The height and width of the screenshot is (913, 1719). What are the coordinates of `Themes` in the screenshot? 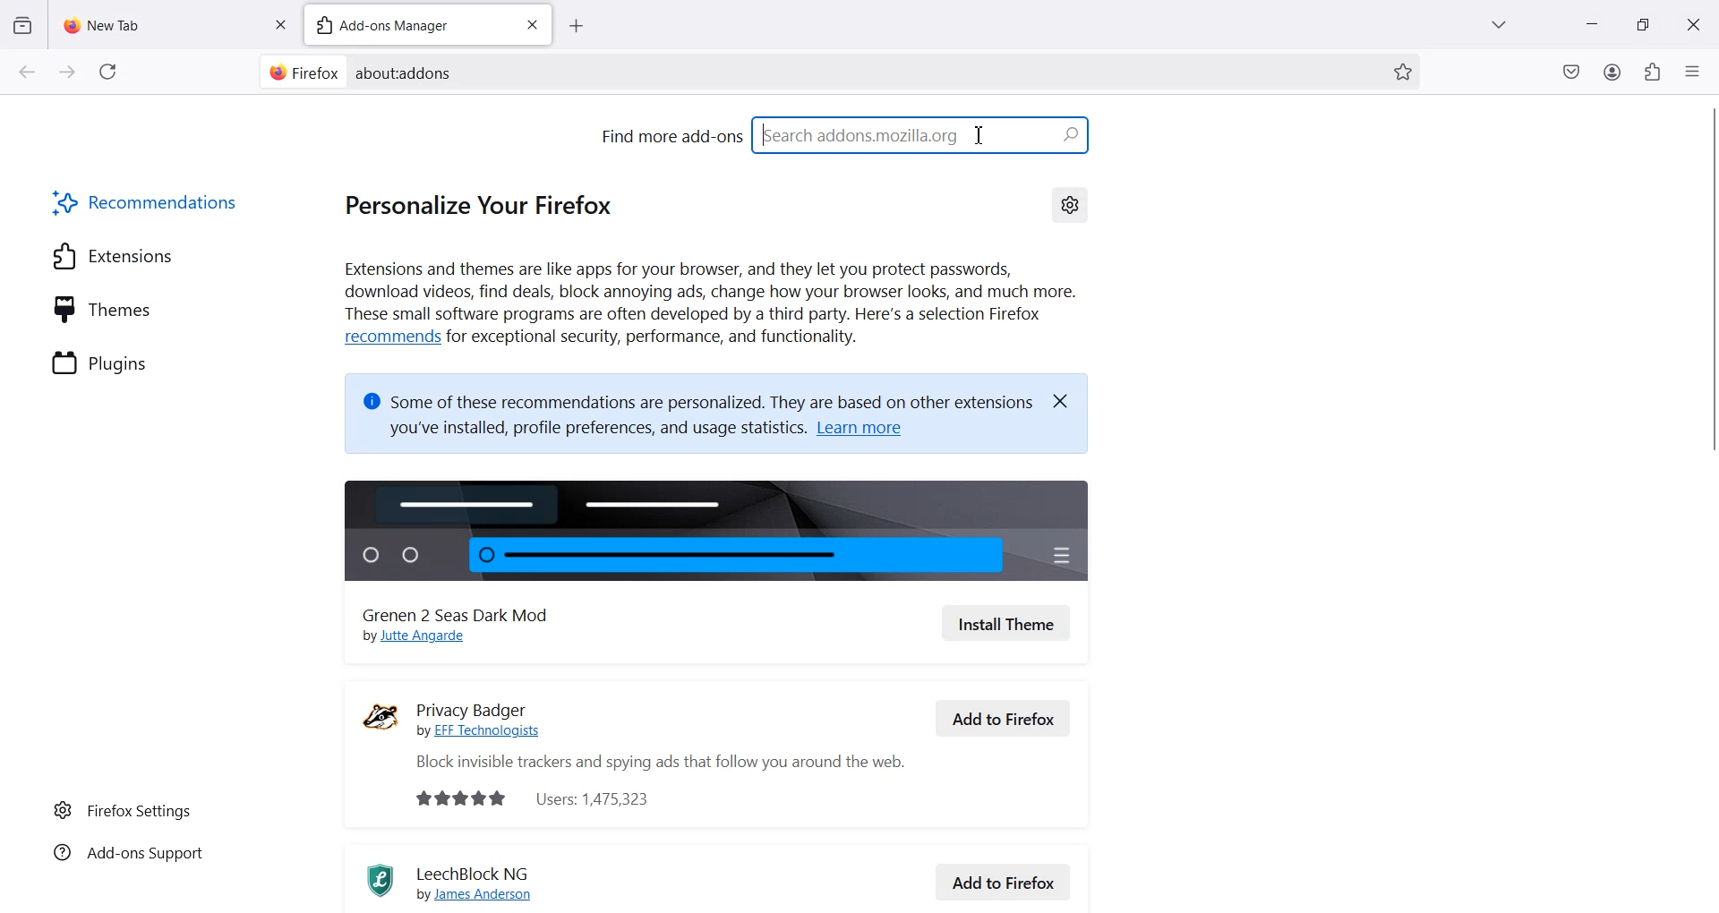 It's located at (103, 308).